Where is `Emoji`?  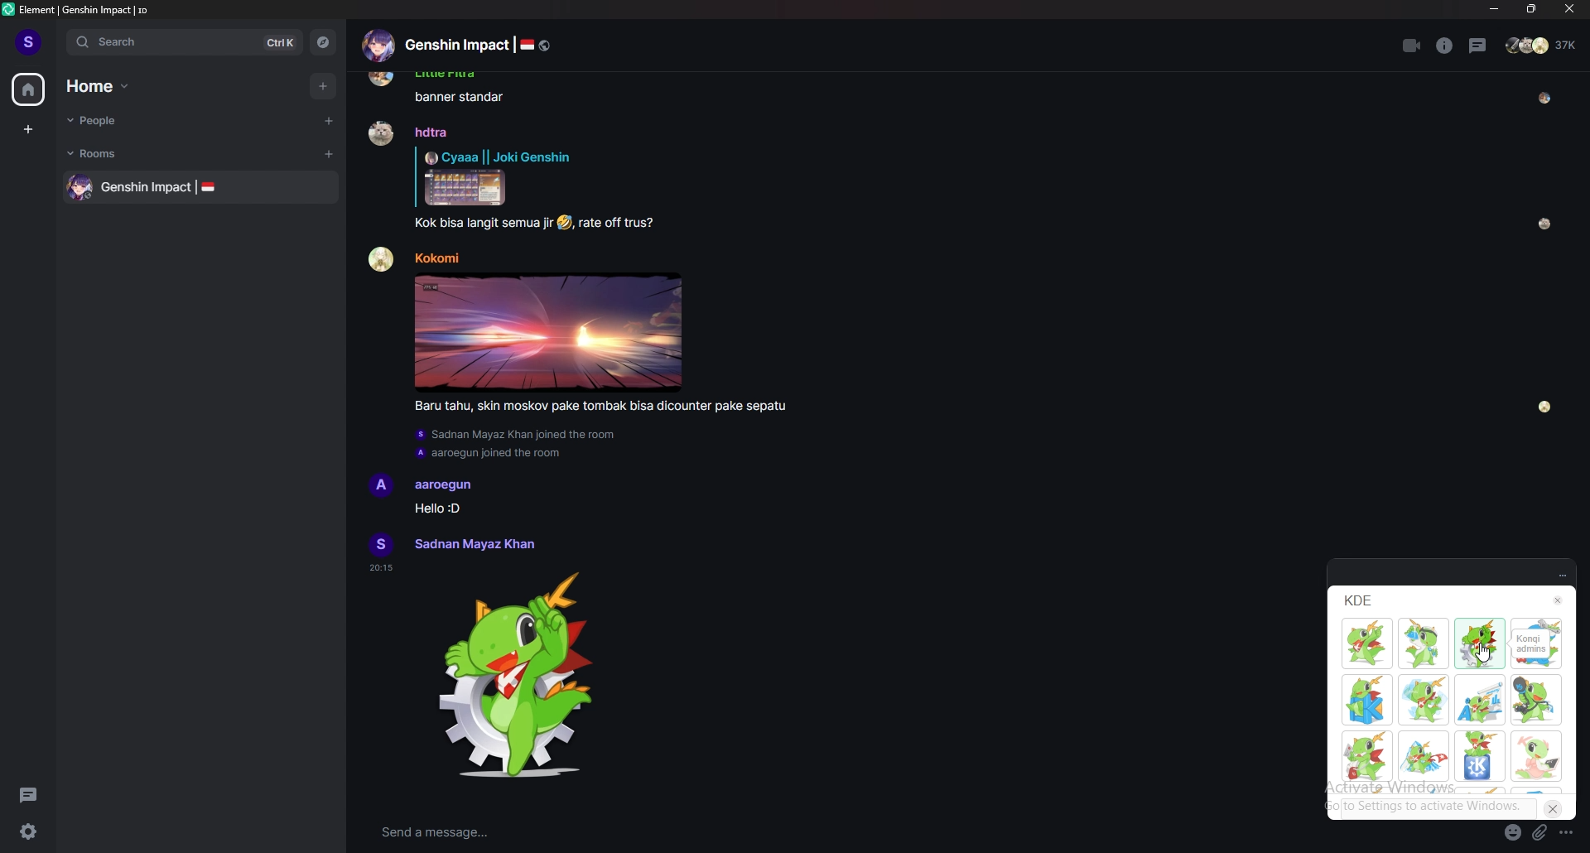
Emoji is located at coordinates (564, 223).